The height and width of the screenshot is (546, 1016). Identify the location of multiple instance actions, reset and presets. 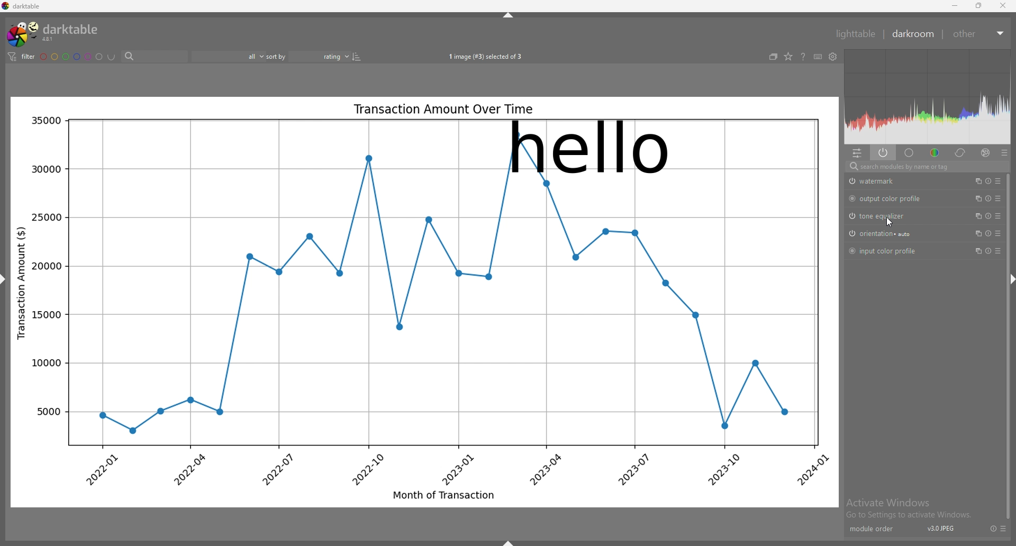
(987, 180).